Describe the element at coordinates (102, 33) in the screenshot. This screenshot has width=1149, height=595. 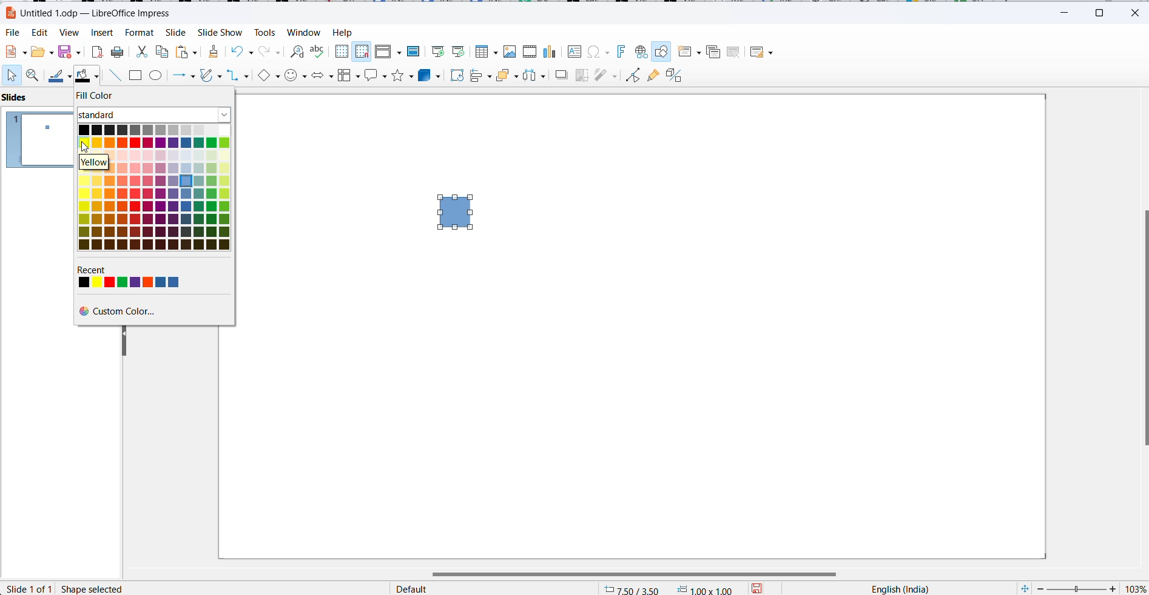
I see `Insert` at that location.